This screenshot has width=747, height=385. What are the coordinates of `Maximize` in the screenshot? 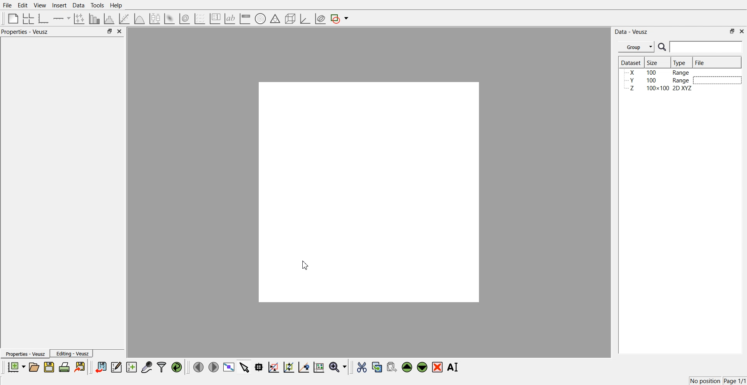 It's located at (732, 31).